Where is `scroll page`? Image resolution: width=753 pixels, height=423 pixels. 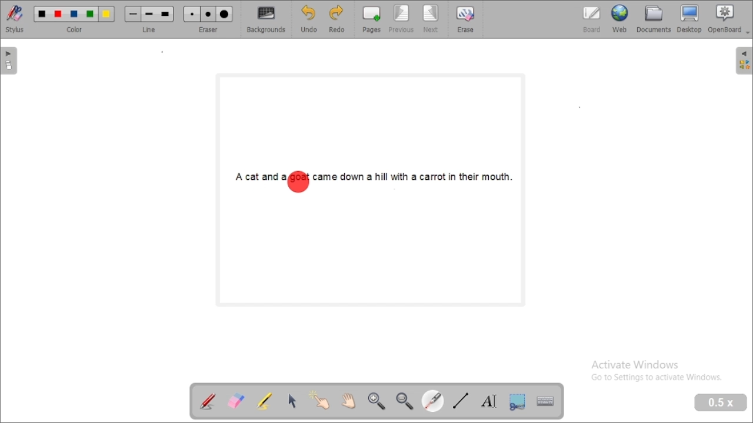
scroll page is located at coordinates (349, 401).